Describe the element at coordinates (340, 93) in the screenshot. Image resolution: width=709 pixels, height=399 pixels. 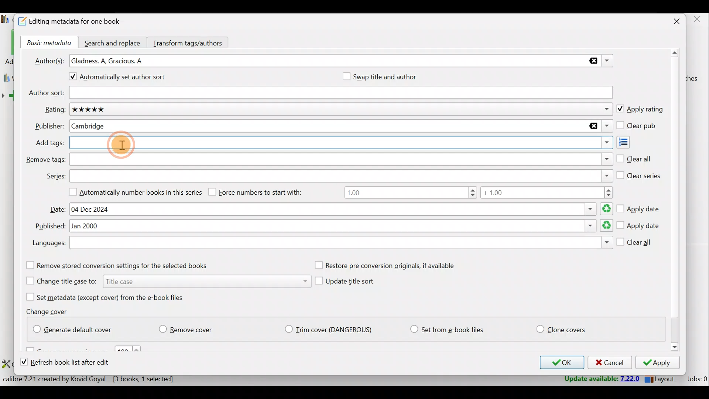
I see `Author sort` at that location.